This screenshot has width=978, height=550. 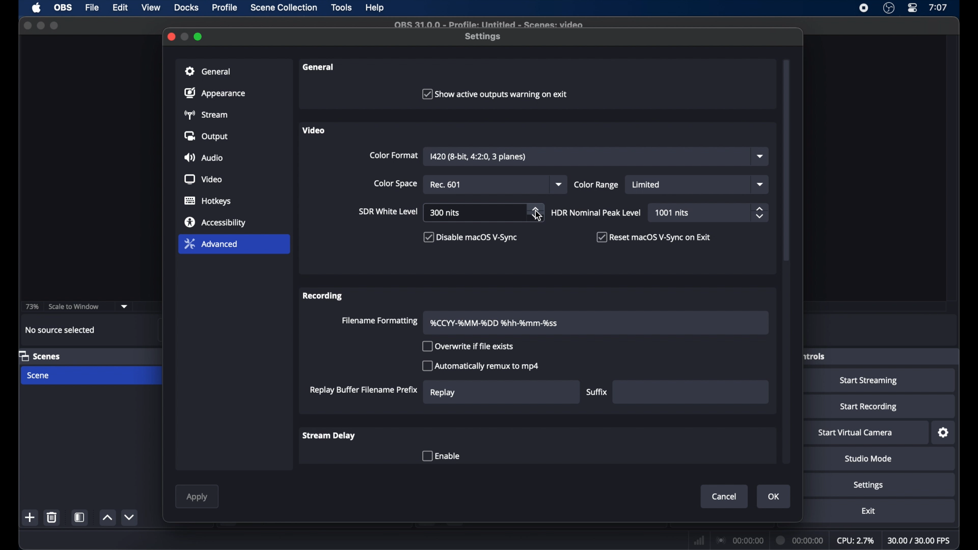 I want to click on apple icon, so click(x=36, y=8).